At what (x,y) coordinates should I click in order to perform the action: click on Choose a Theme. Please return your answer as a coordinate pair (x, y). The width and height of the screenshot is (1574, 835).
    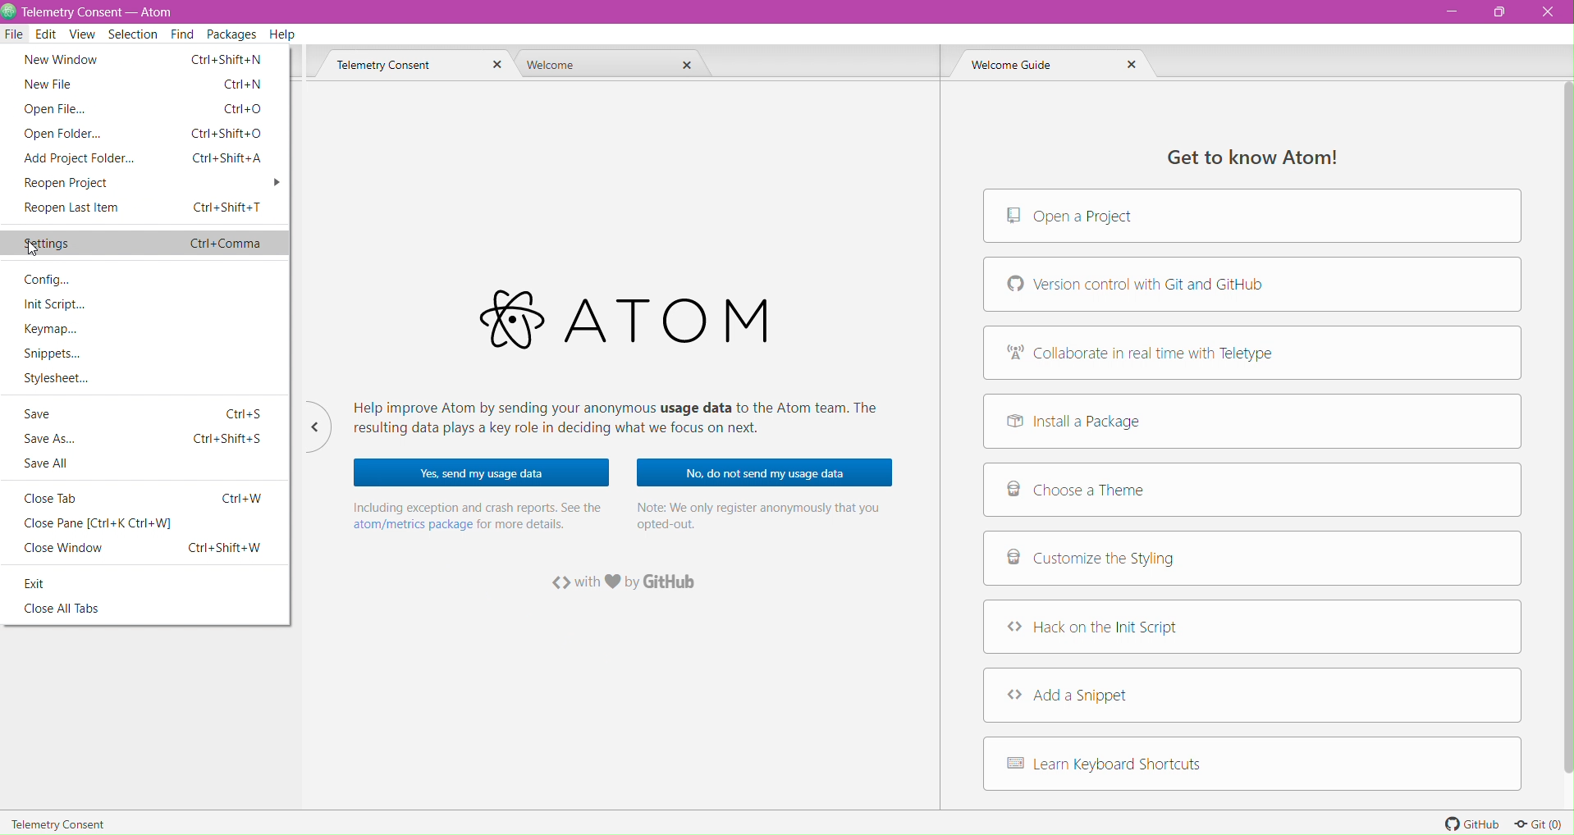
    Looking at the image, I should click on (1252, 491).